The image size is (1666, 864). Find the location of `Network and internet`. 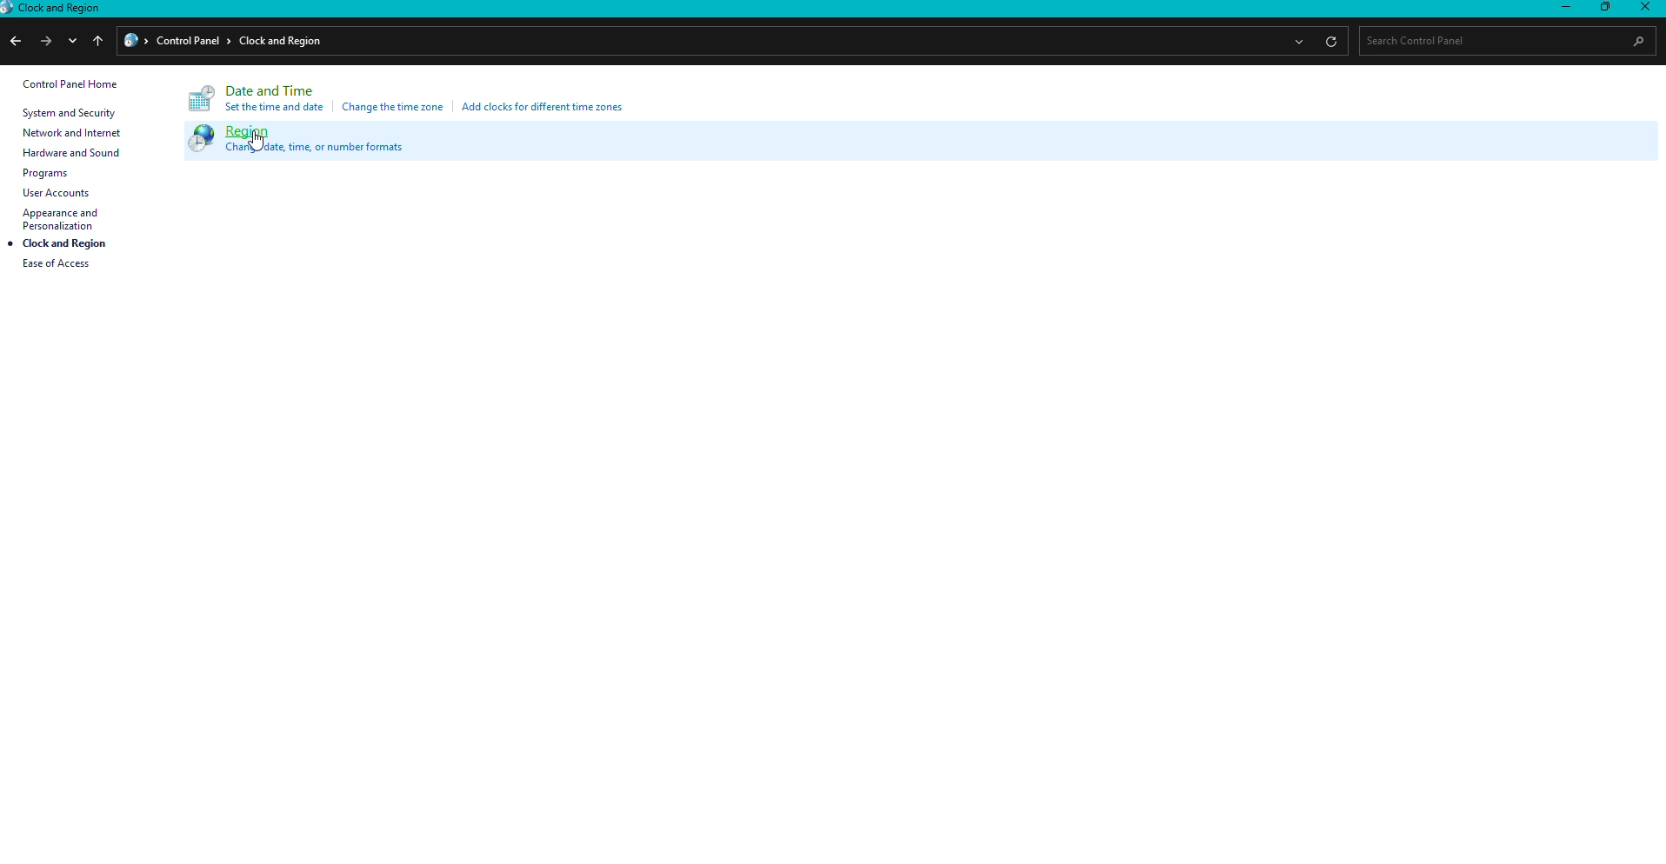

Network and internet is located at coordinates (72, 136).